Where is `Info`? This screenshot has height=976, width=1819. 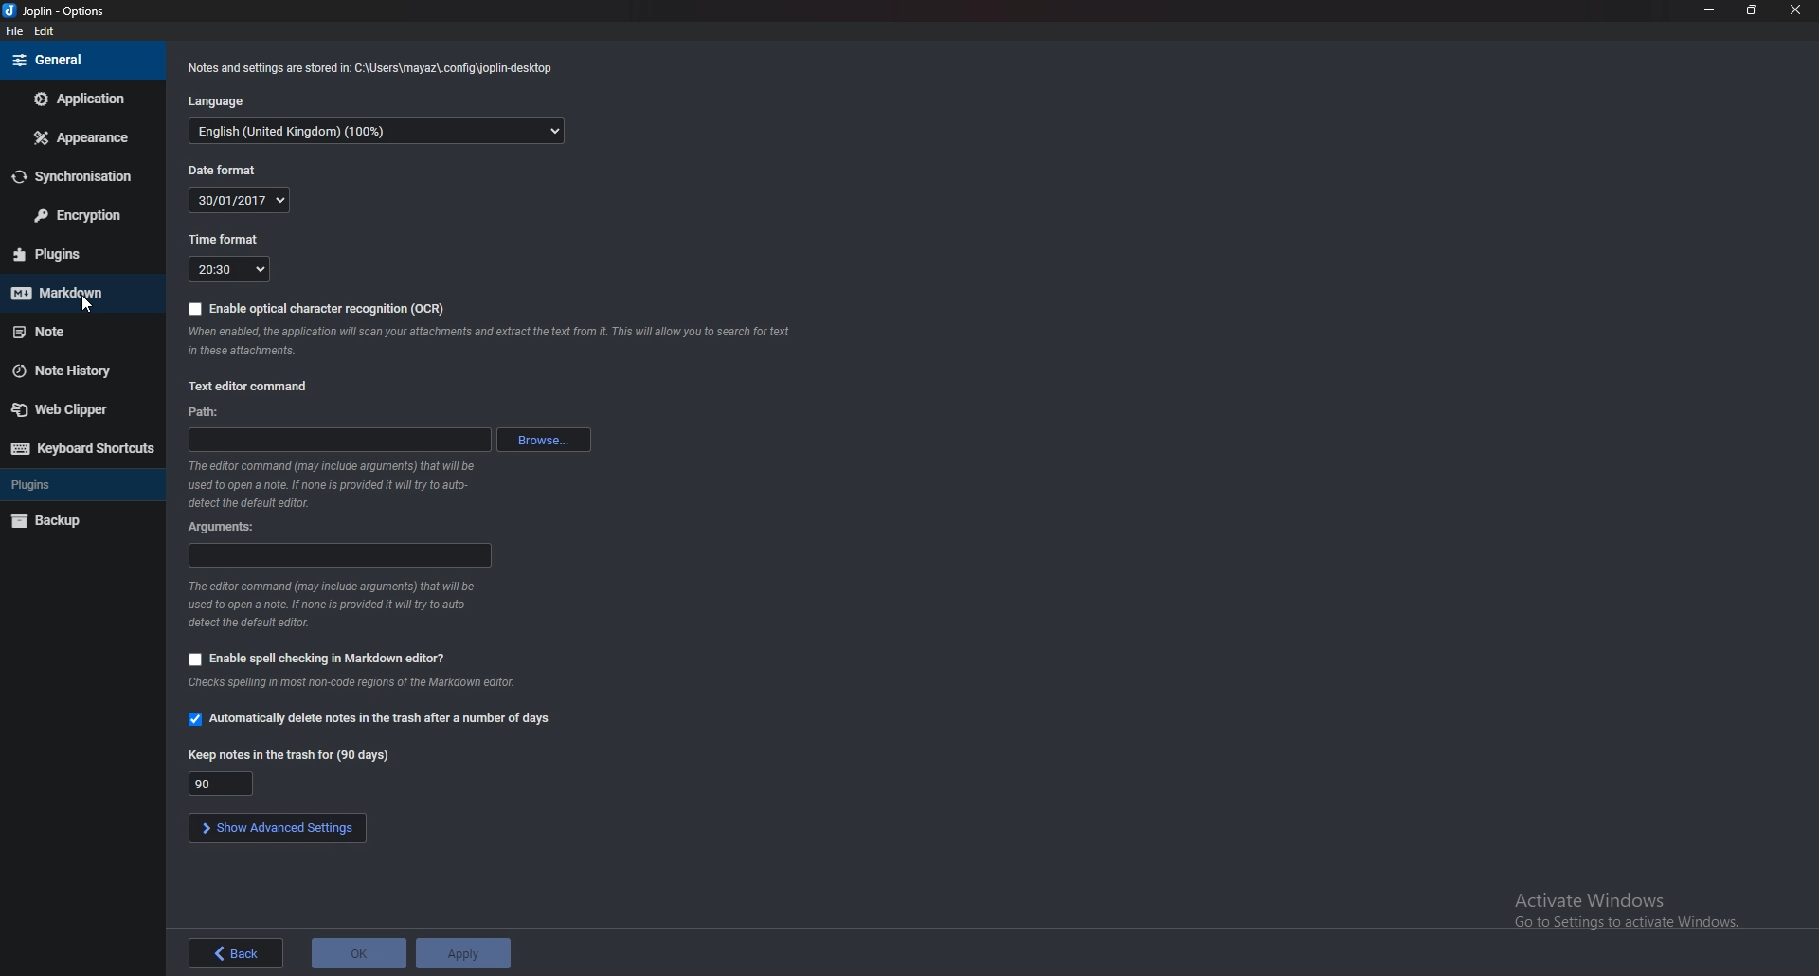
Info is located at coordinates (351, 685).